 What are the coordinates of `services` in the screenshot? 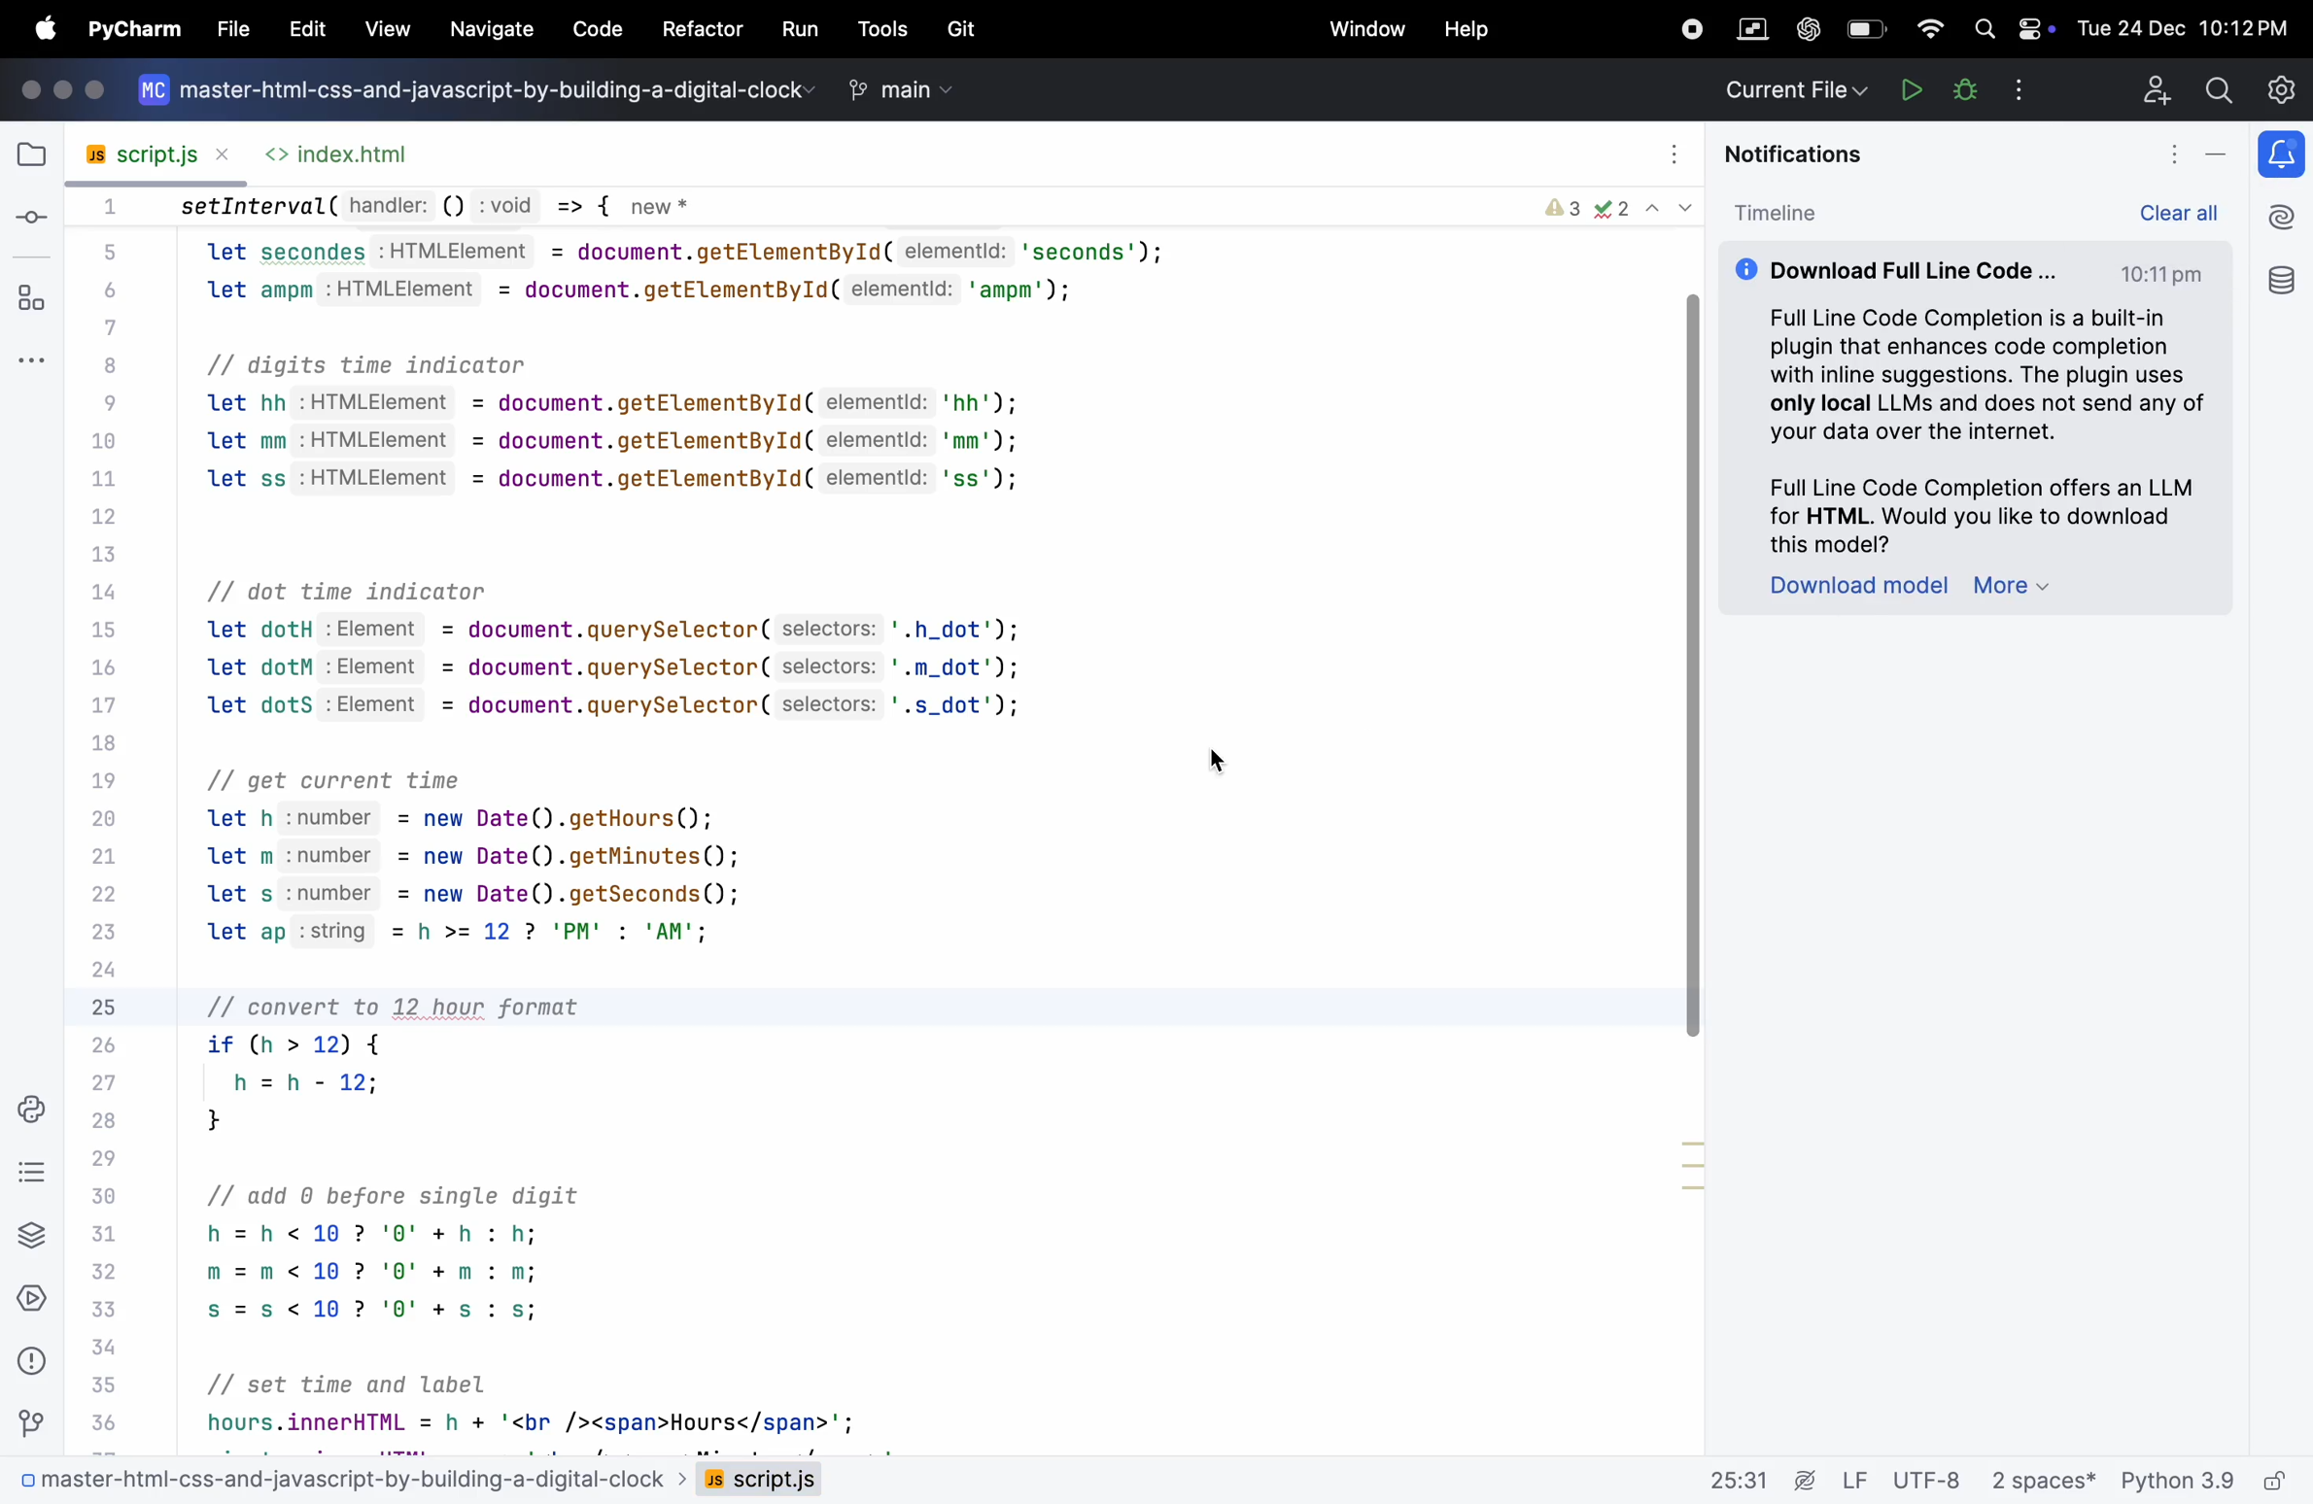 It's located at (32, 1301).